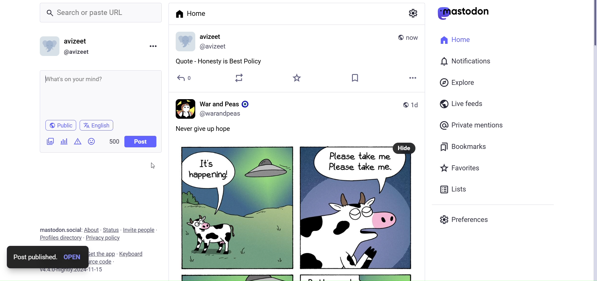 The height and width of the screenshot is (281, 597). Describe the element at coordinates (141, 142) in the screenshot. I see `Post` at that location.